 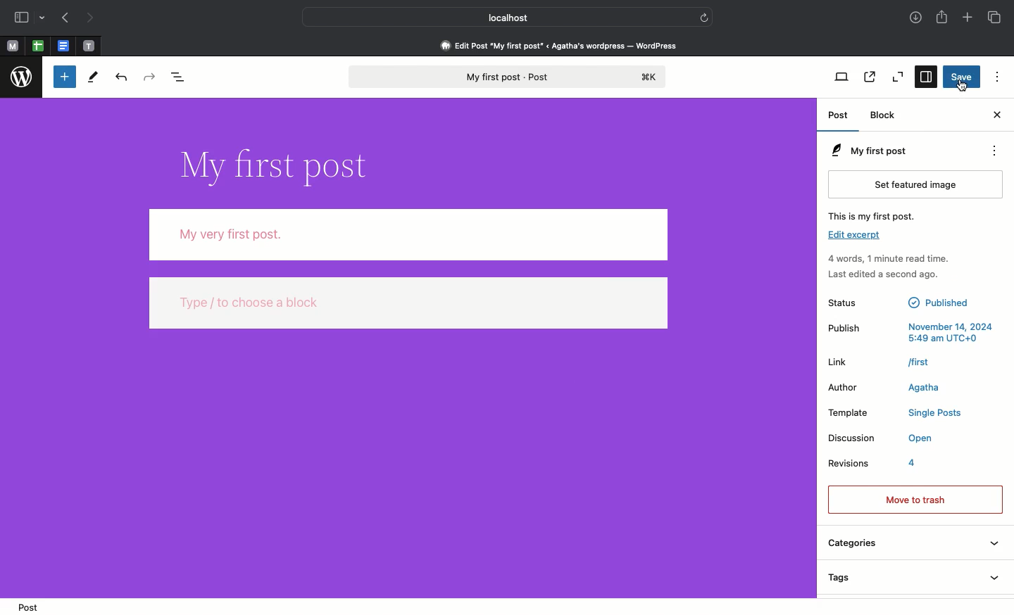 What do you see at coordinates (65, 18) in the screenshot?
I see `Previous page` at bounding box center [65, 18].